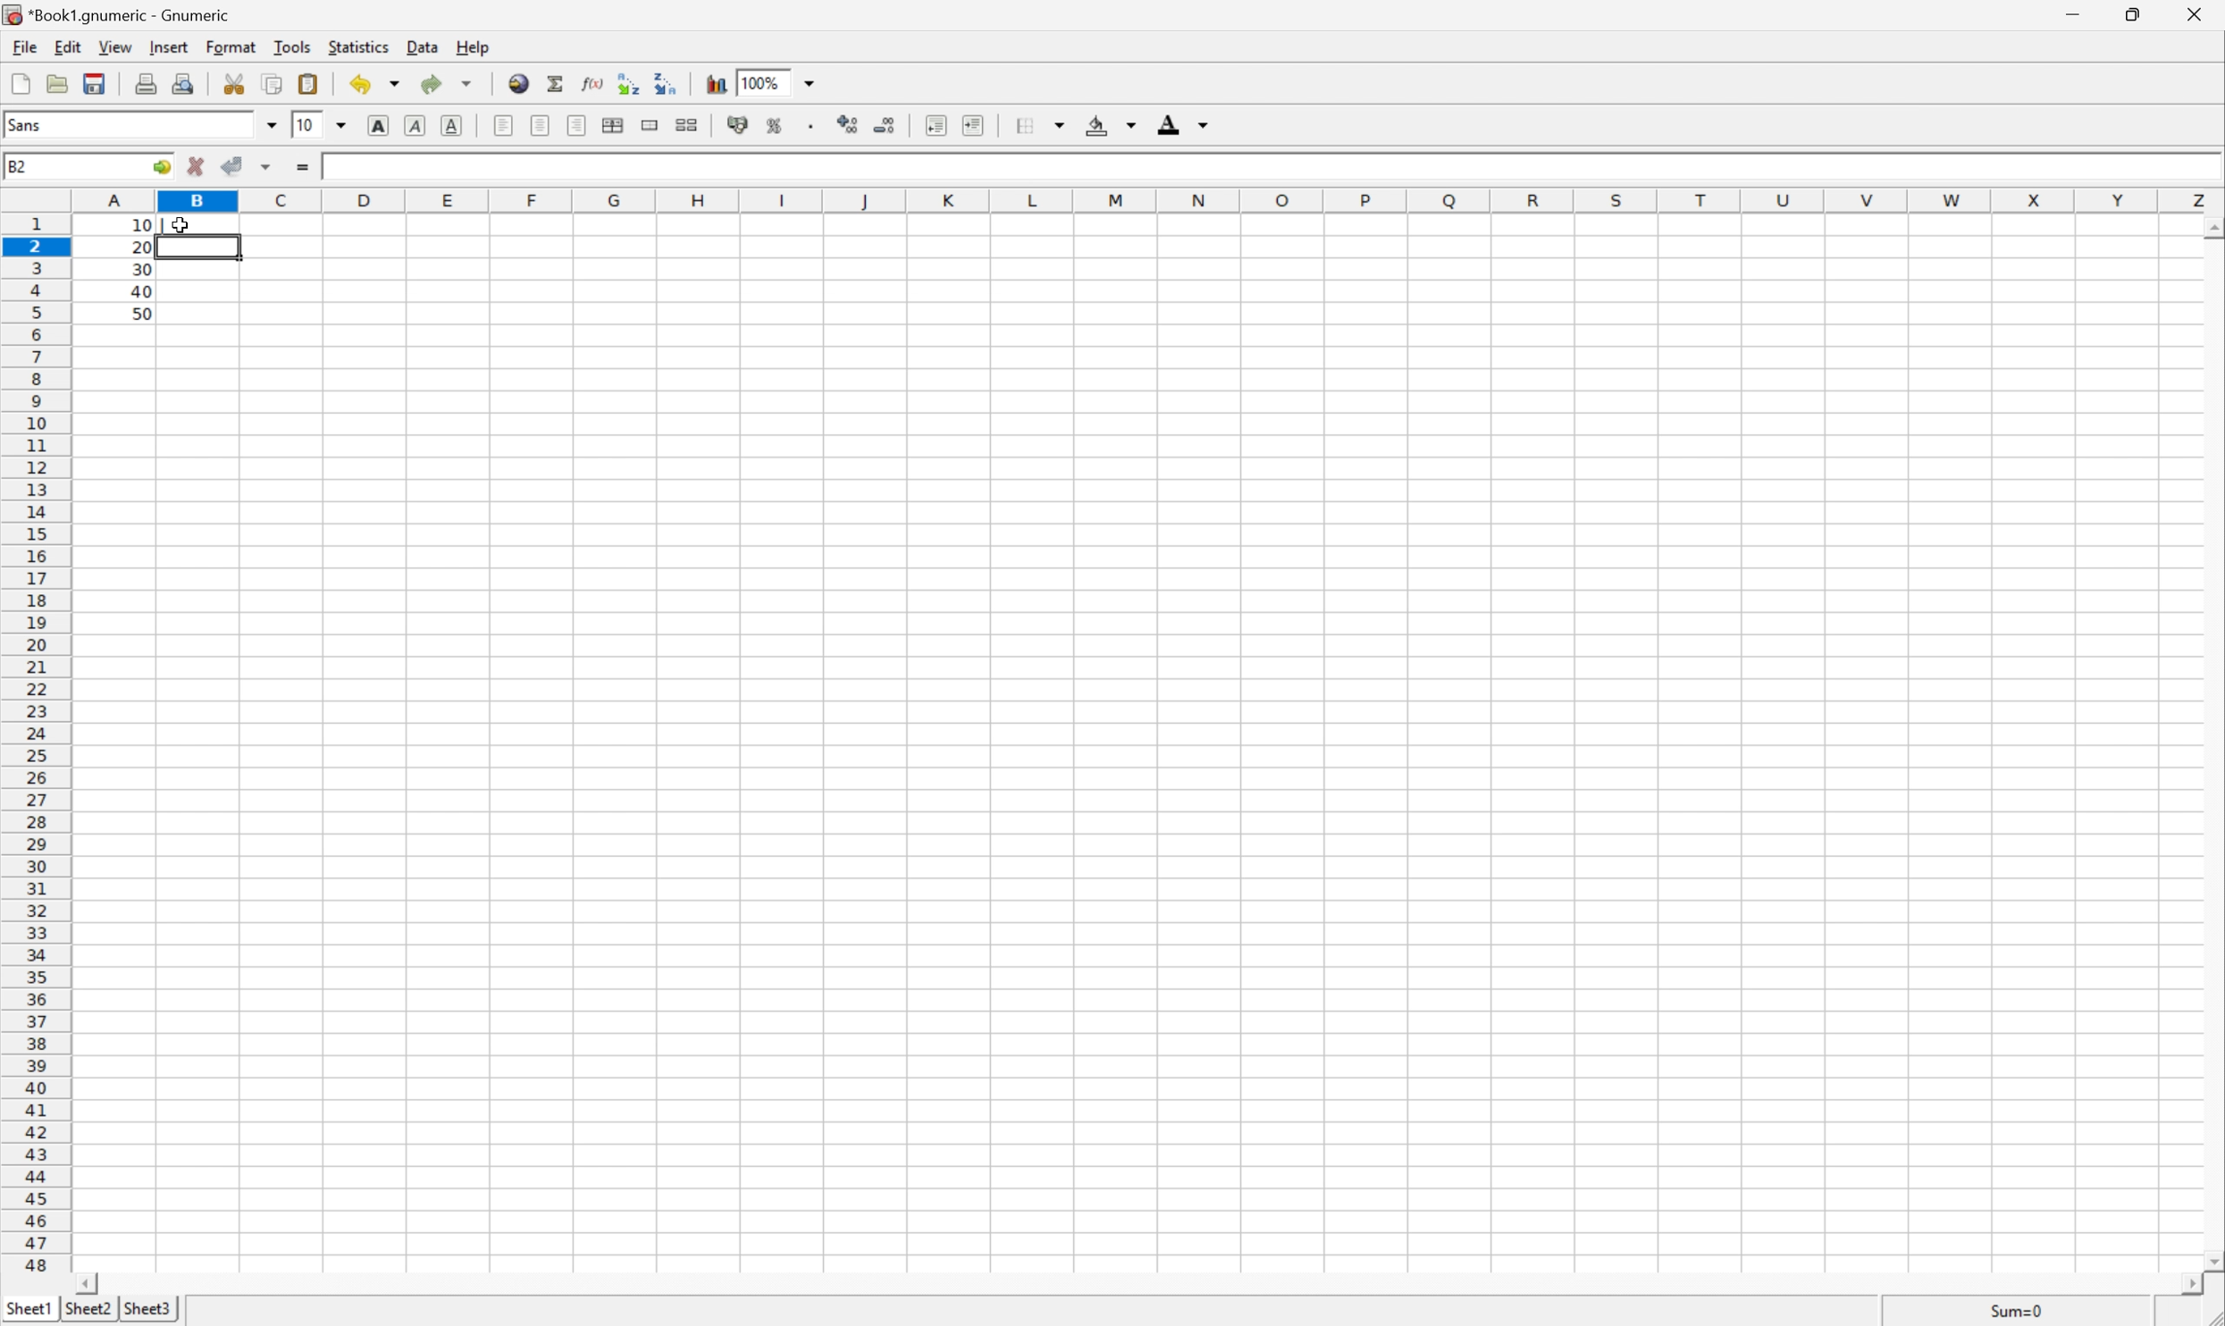  I want to click on Print current file, so click(147, 84).